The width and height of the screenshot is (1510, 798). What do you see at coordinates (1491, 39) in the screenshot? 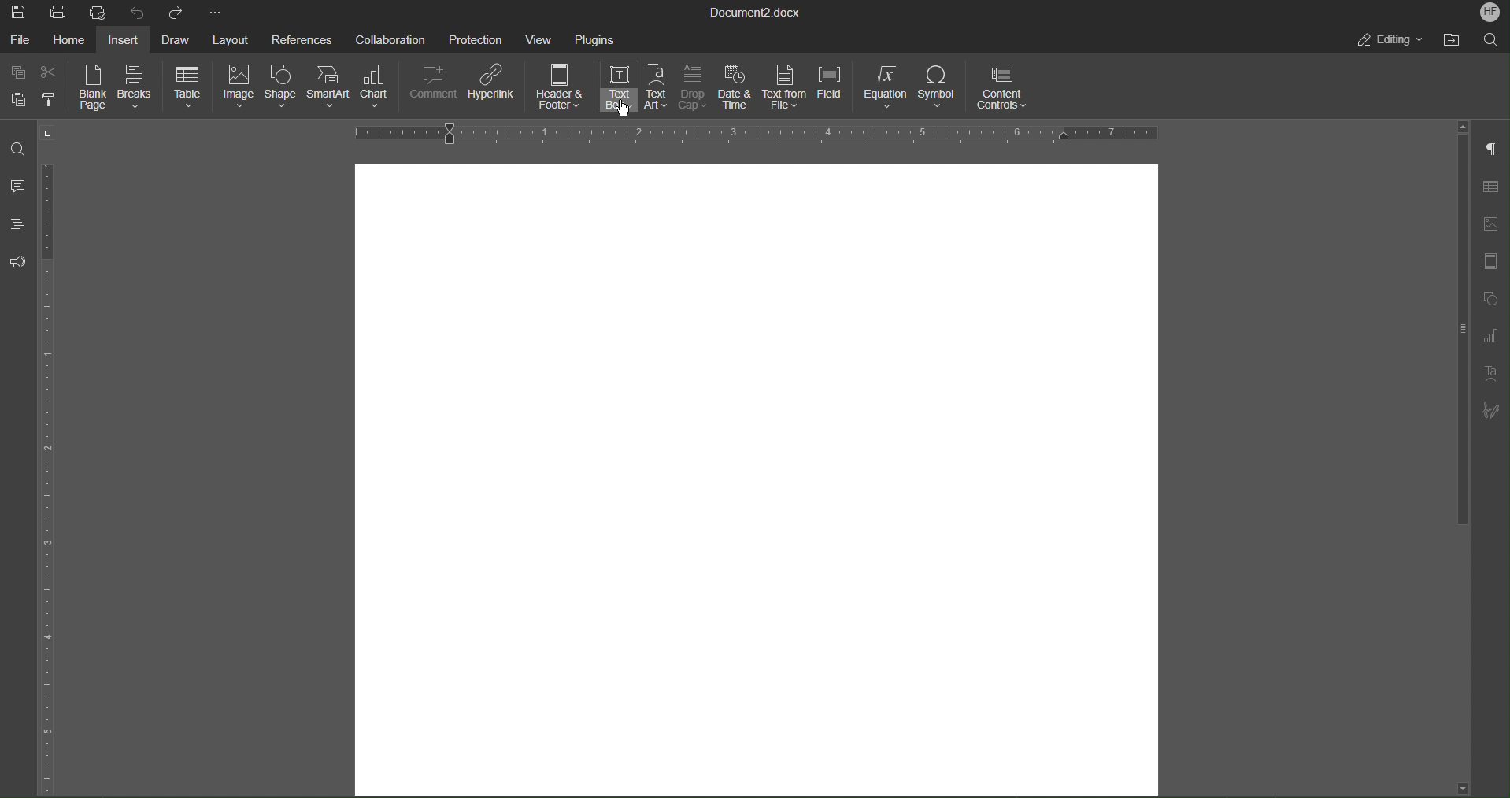
I see `Search` at bounding box center [1491, 39].